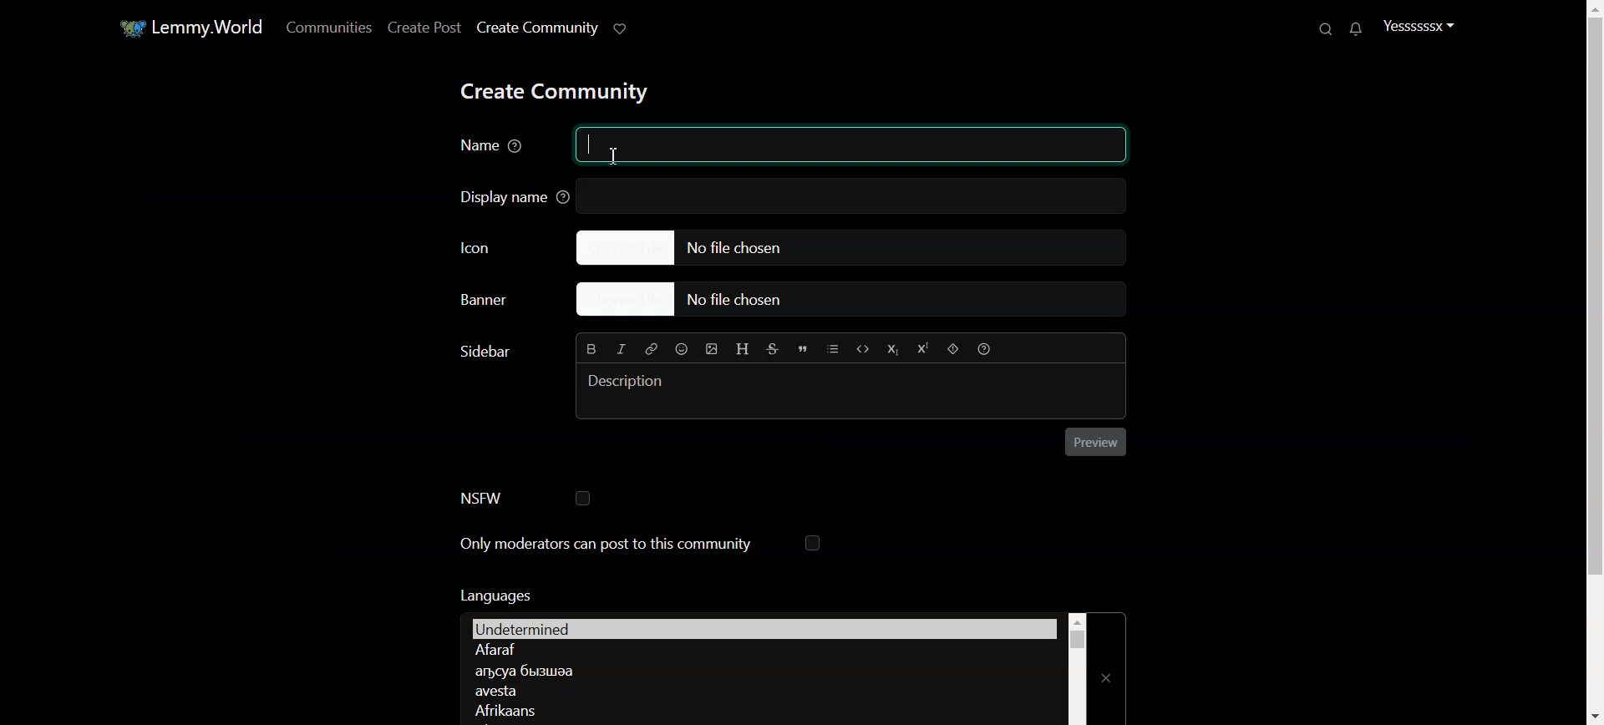 This screenshot has height=725, width=1604. What do you see at coordinates (983, 348) in the screenshot?
I see `Formatting Help` at bounding box center [983, 348].